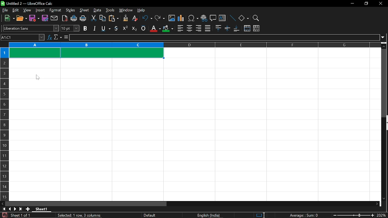 This screenshot has height=218, width=388. Describe the element at coordinates (180, 28) in the screenshot. I see `align left` at that location.